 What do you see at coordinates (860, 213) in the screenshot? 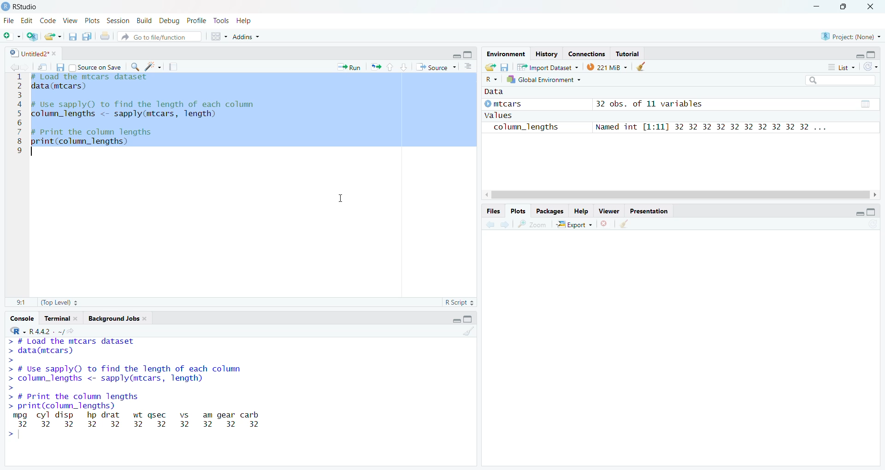
I see `Hide` at bounding box center [860, 213].